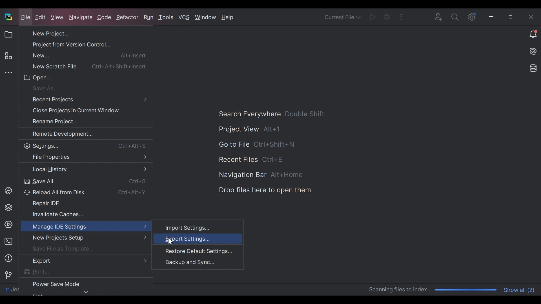 Image resolution: width=541 pixels, height=304 pixels. Describe the element at coordinates (78, 214) in the screenshot. I see `invalidate Caches` at that location.